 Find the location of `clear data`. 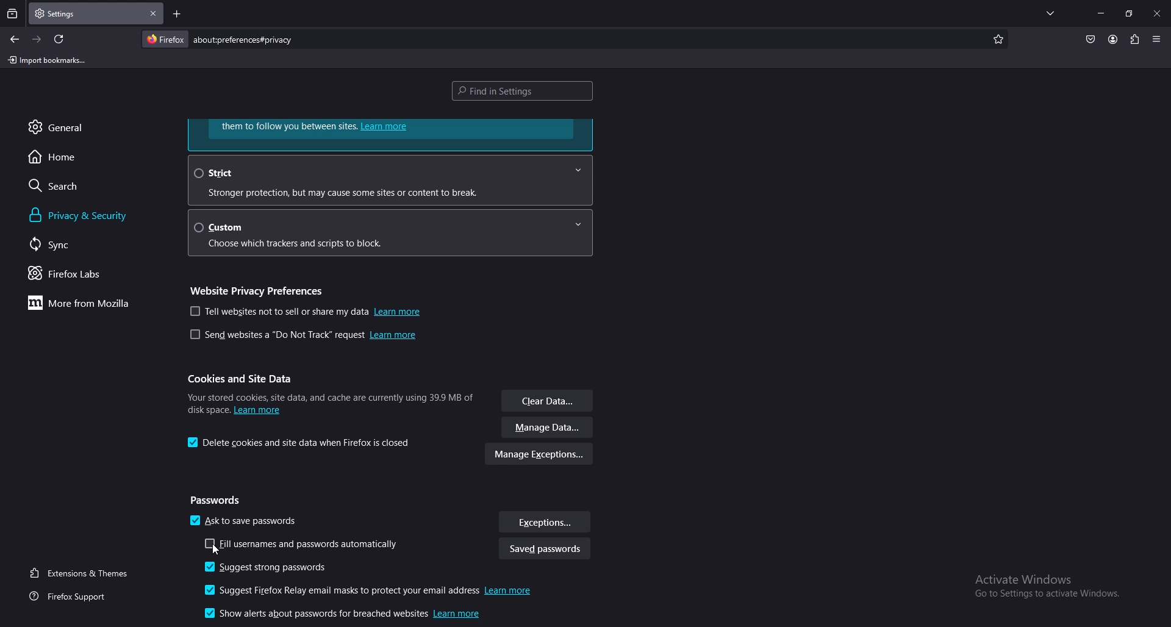

clear data is located at coordinates (548, 402).